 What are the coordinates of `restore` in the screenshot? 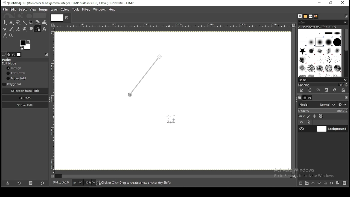 It's located at (331, 3).